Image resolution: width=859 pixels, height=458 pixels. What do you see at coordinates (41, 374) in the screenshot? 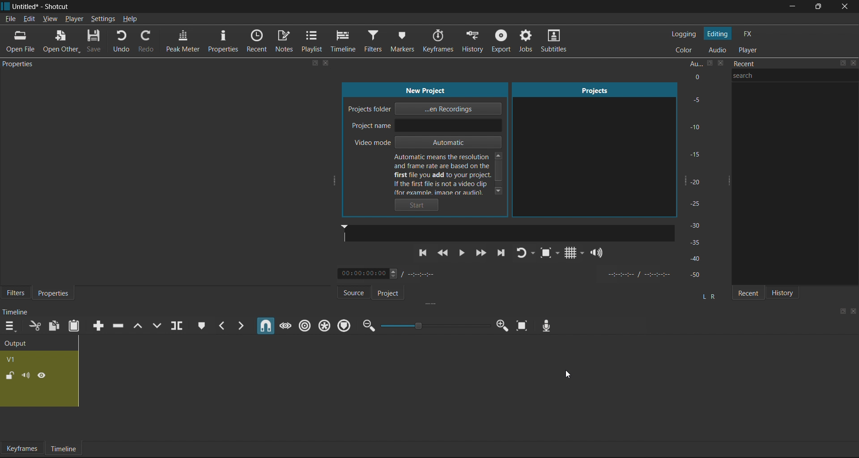
I see `Hide` at bounding box center [41, 374].